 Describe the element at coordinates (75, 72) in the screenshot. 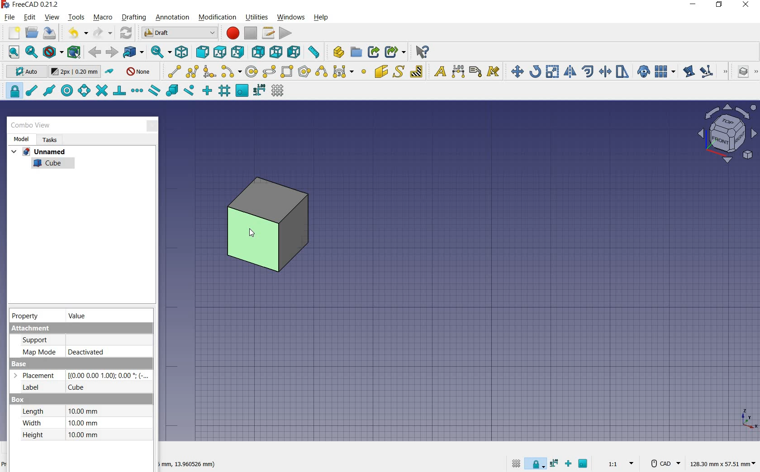

I see `change default size for new objects` at that location.